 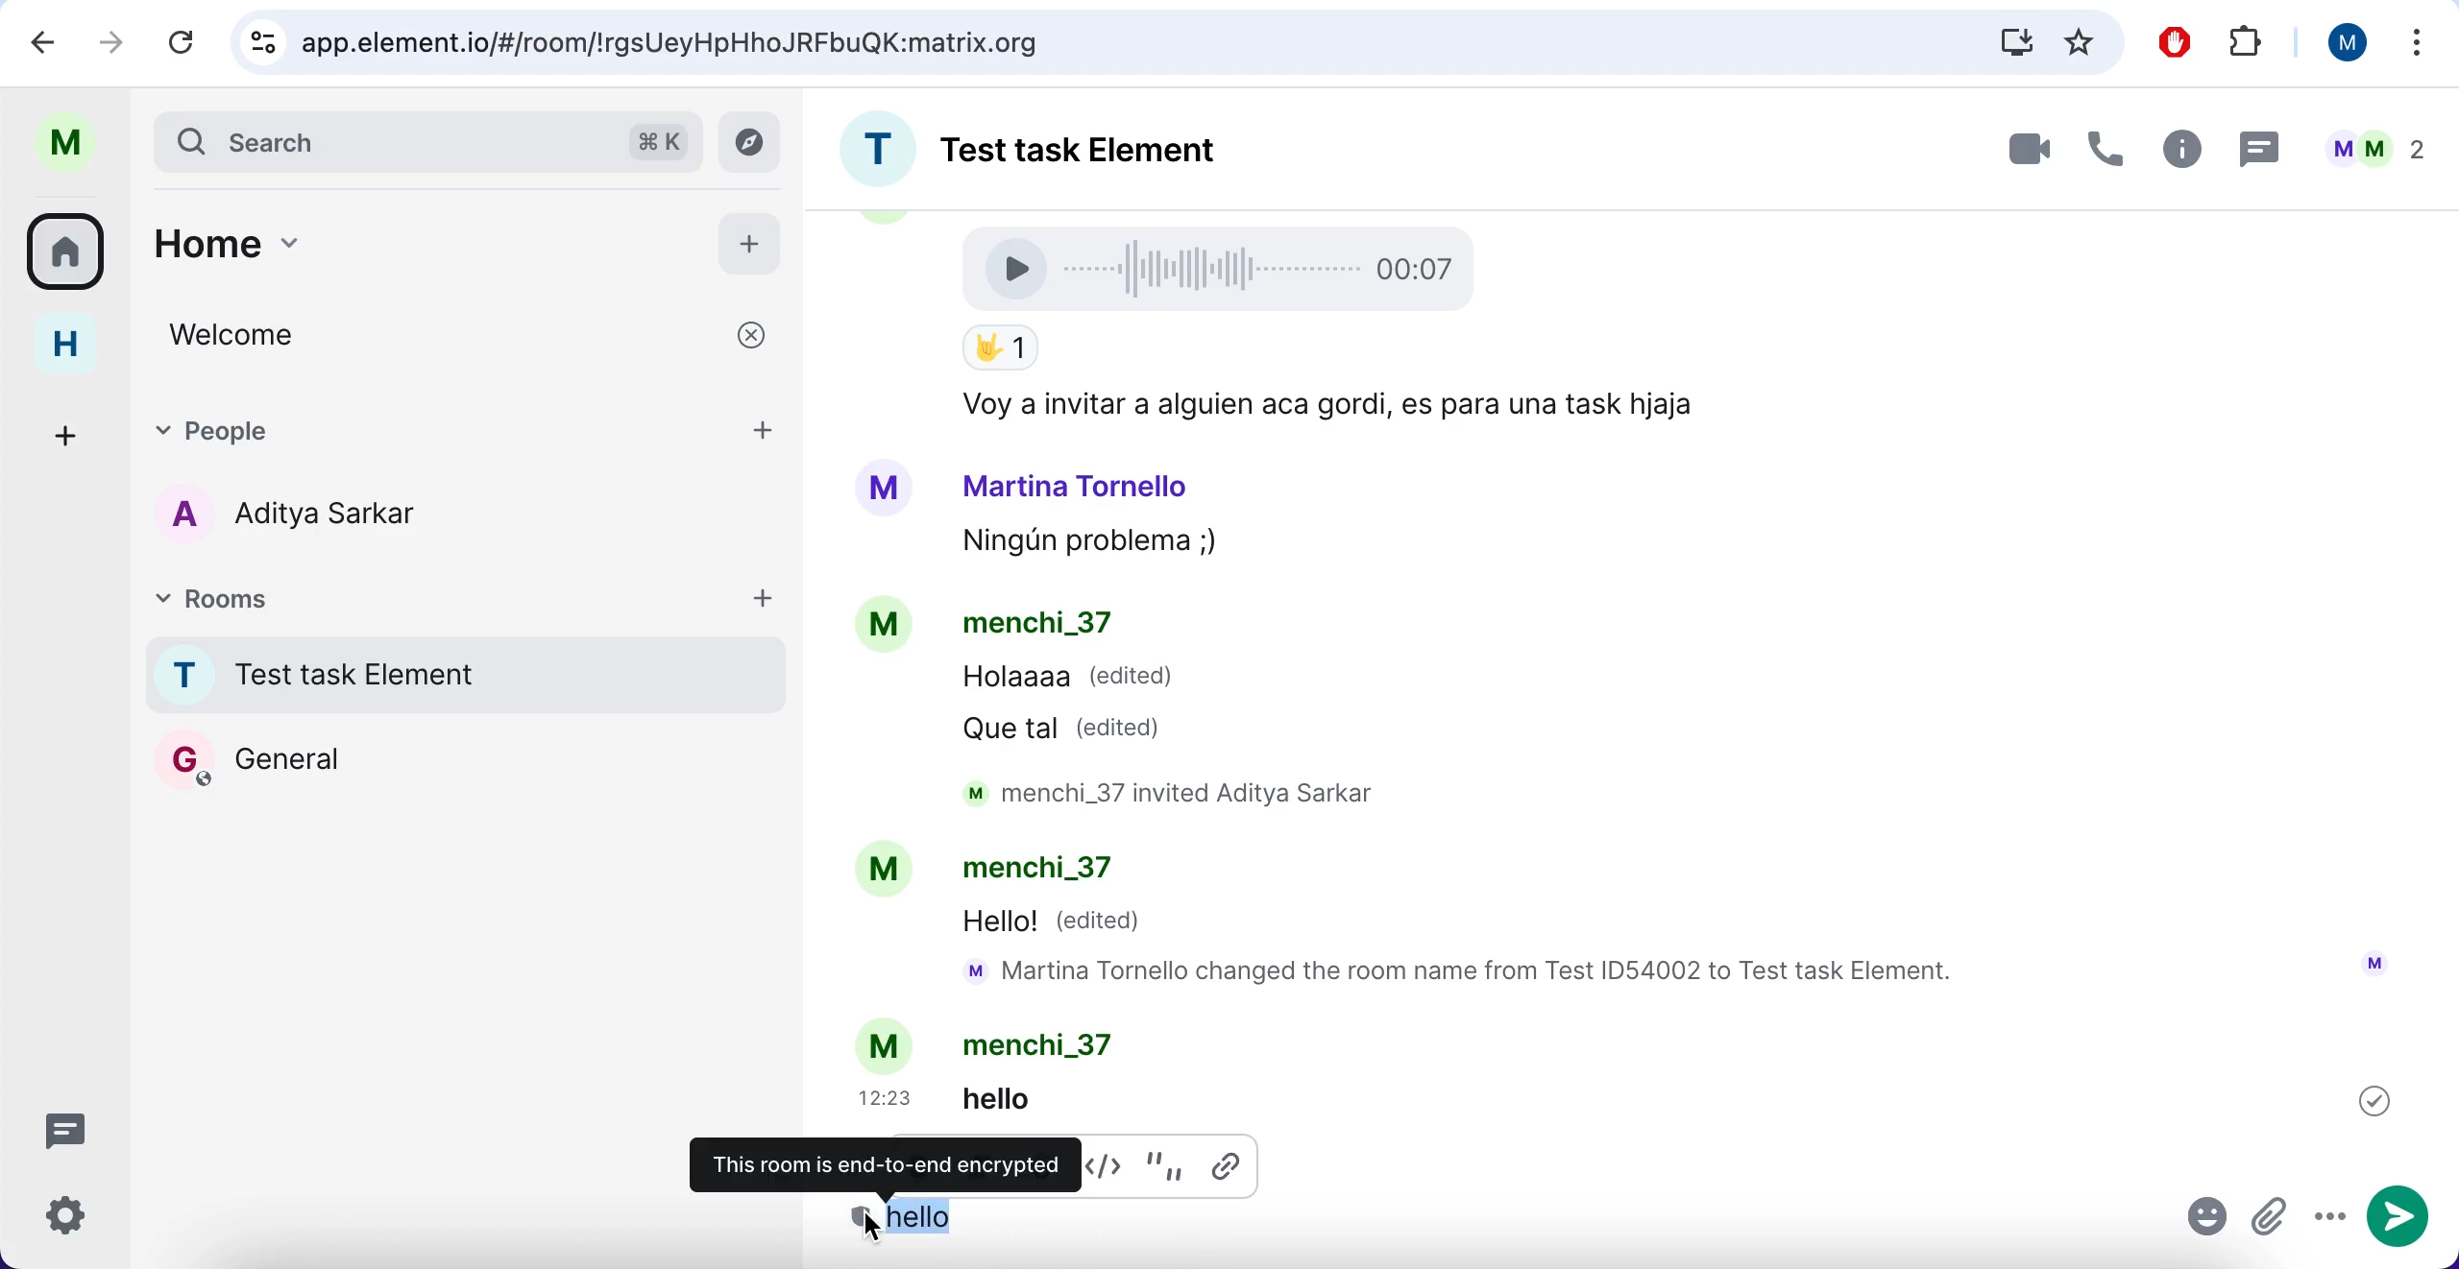 What do you see at coordinates (2256, 148) in the screenshot?
I see `thread` at bounding box center [2256, 148].